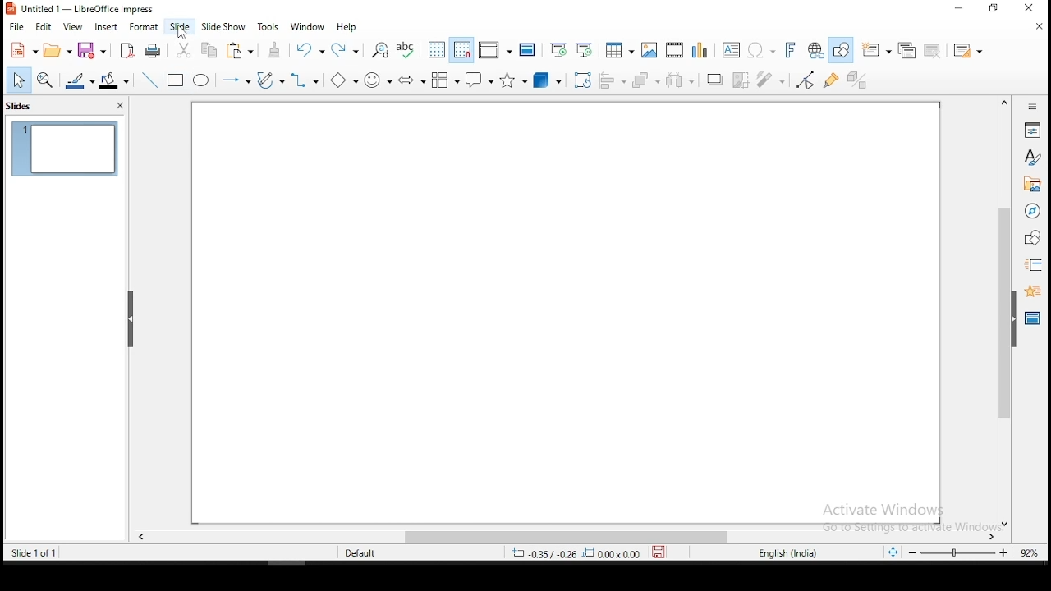 The height and width of the screenshot is (591, 1051). What do you see at coordinates (1033, 238) in the screenshot?
I see `shapes` at bounding box center [1033, 238].